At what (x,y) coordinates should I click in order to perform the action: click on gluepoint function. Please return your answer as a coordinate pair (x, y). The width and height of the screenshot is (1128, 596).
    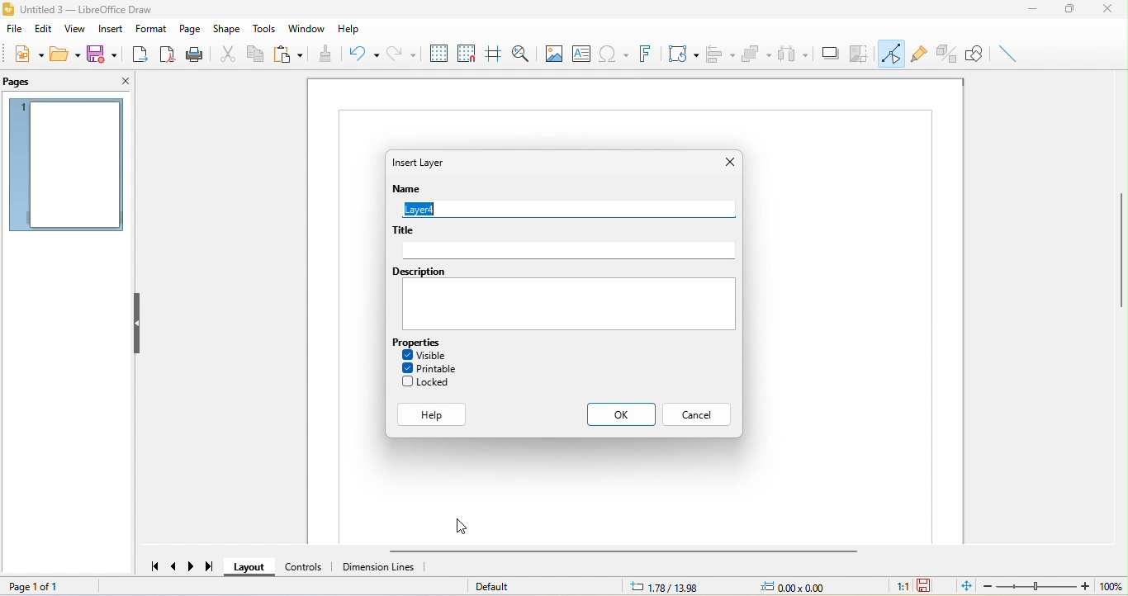
    Looking at the image, I should click on (921, 54).